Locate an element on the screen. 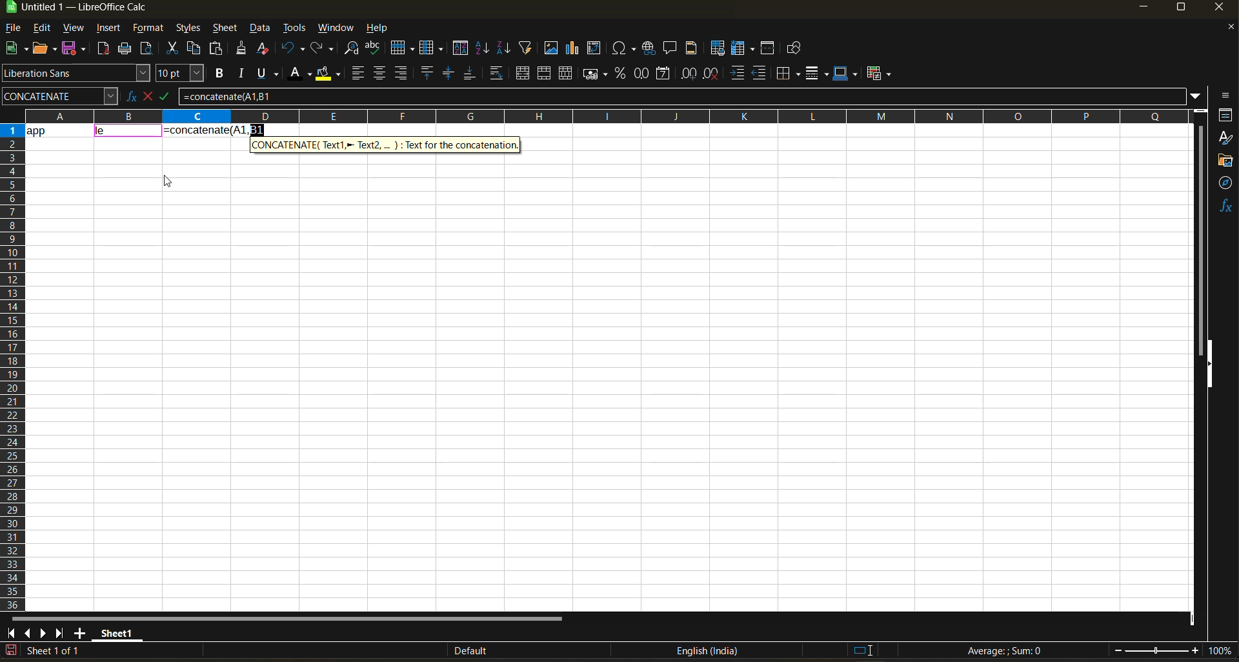  sort ascending is located at coordinates (483, 49).